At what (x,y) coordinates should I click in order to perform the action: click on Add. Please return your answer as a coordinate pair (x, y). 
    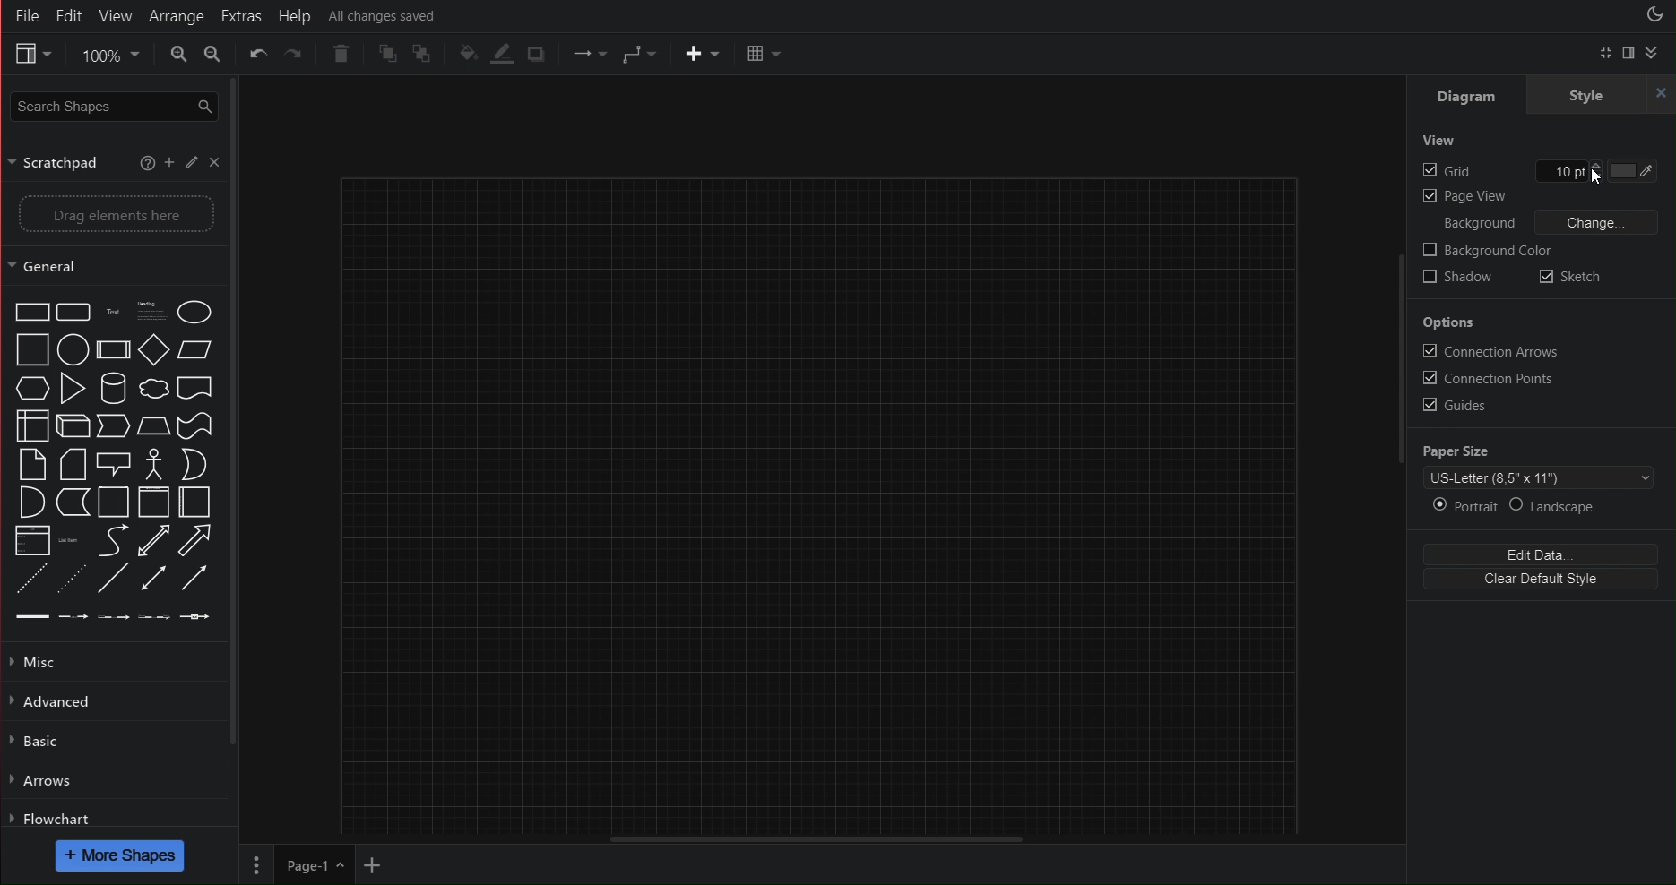
    Looking at the image, I should click on (169, 164).